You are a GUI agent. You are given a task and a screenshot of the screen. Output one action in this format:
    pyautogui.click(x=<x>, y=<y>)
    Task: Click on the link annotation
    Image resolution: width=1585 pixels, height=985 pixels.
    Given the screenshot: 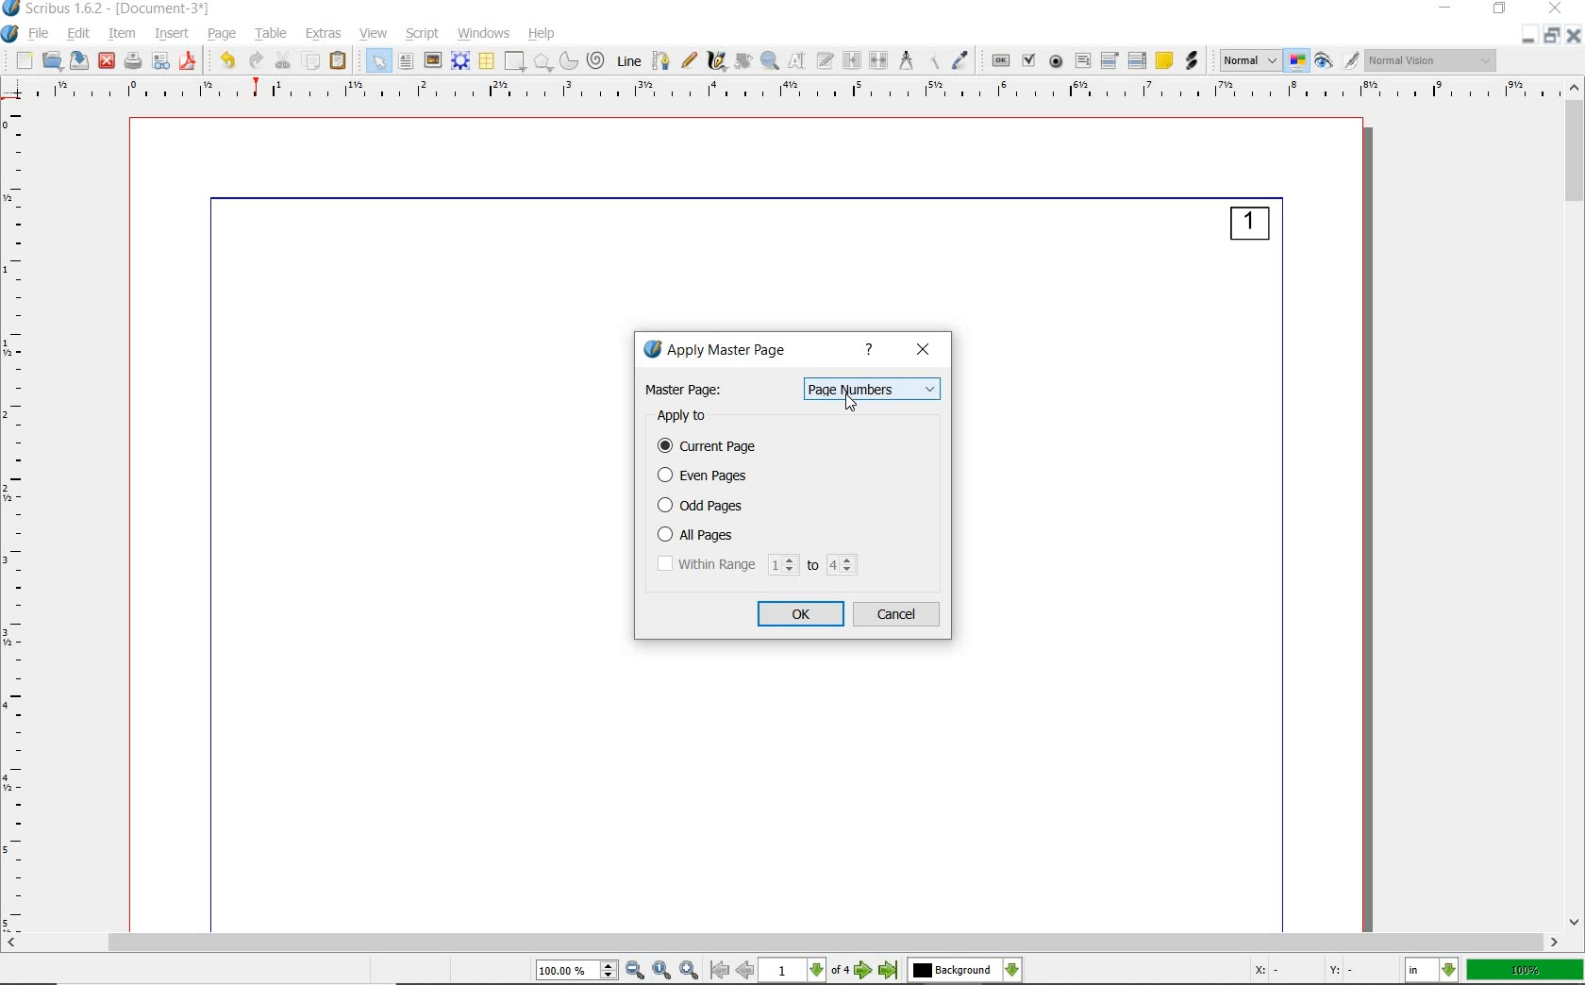 What is the action you would take?
    pyautogui.click(x=1193, y=60)
    